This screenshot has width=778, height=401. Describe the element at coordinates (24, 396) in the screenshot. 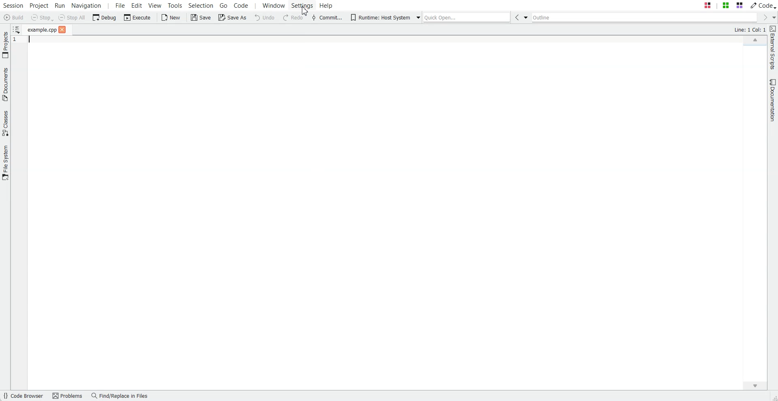

I see `Code Browser` at that location.